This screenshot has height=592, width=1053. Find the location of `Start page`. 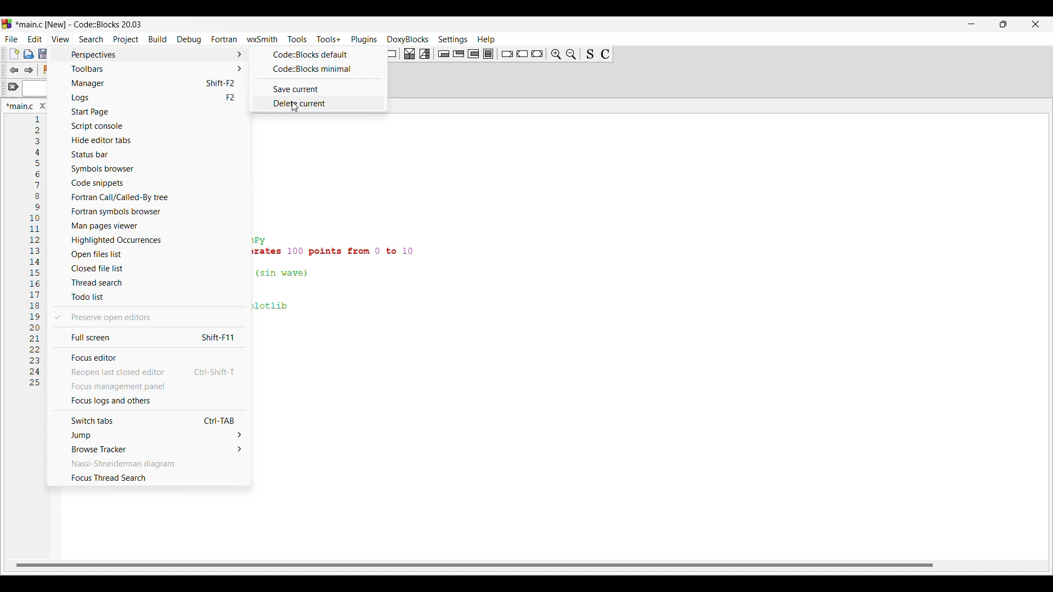

Start page is located at coordinates (151, 112).